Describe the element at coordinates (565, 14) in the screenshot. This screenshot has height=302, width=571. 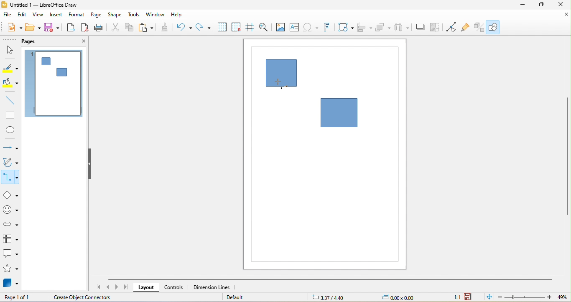
I see `close` at that location.